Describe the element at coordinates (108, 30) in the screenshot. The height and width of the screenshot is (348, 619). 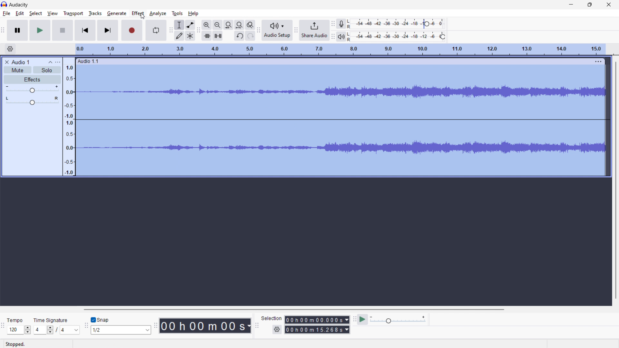
I see `skip to end` at that location.